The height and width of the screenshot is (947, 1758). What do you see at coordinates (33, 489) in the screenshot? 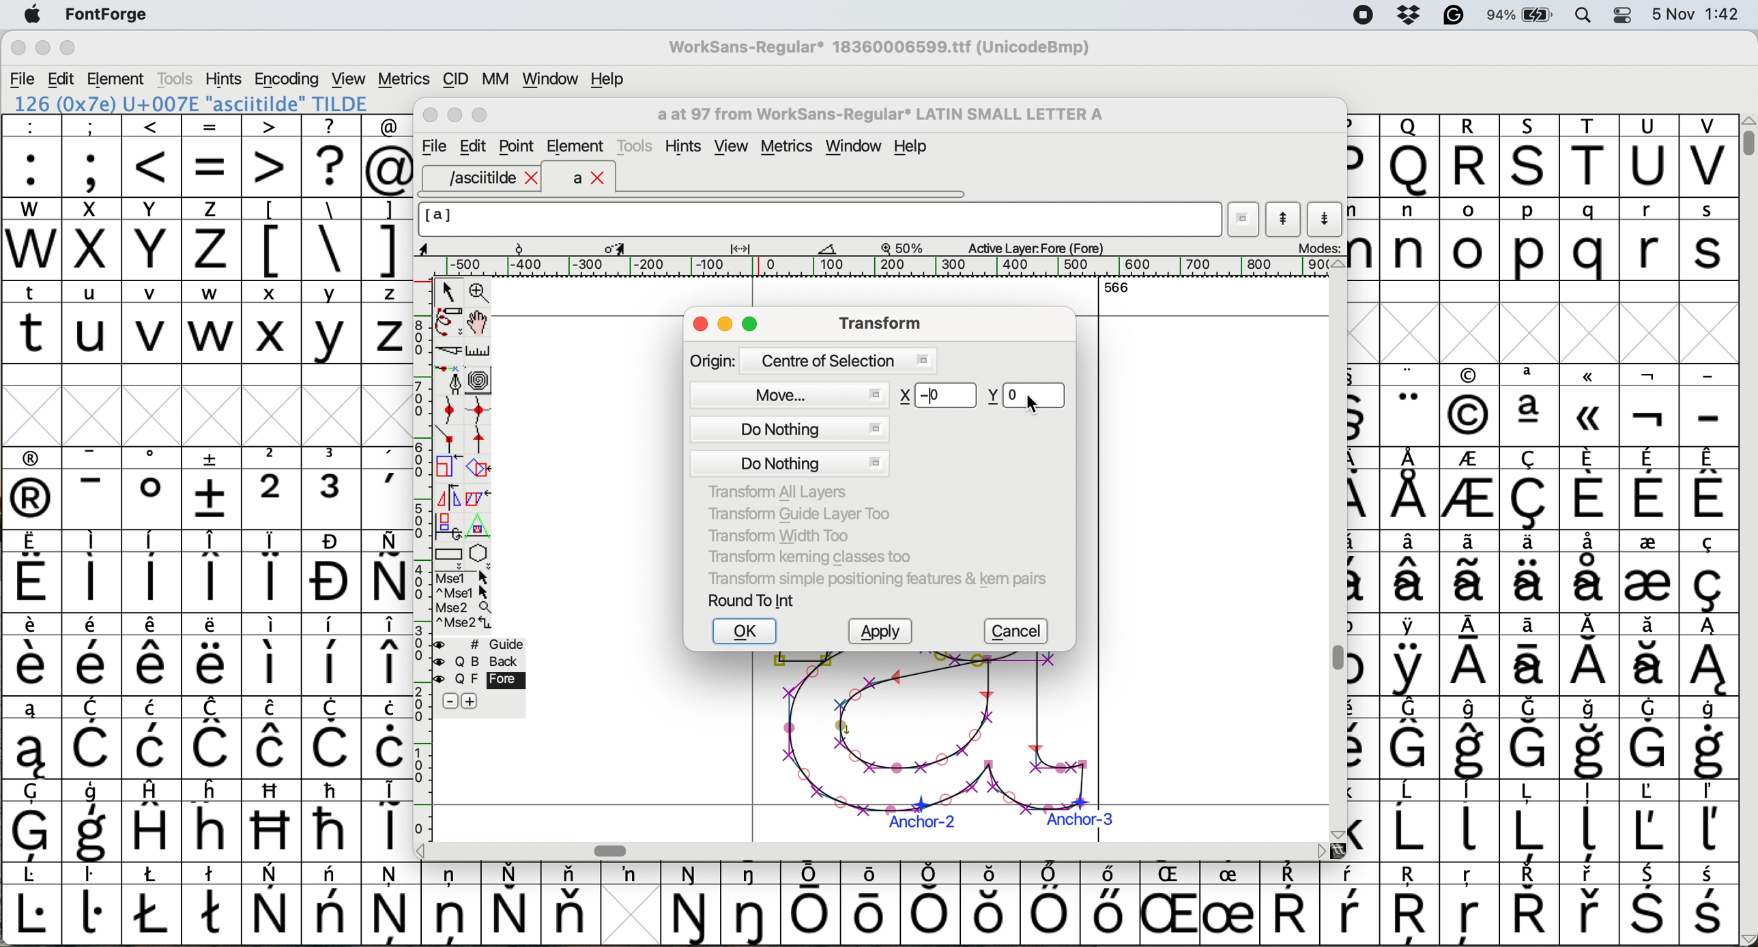
I see `symbol` at bounding box center [33, 489].